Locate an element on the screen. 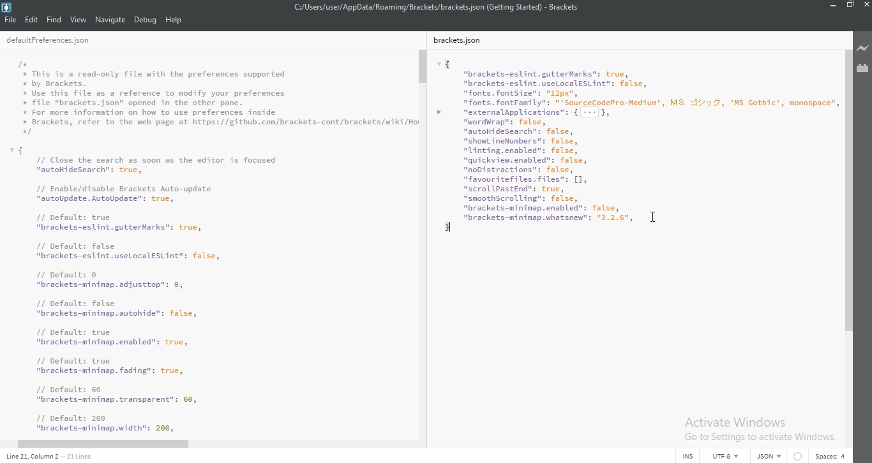 The image size is (872, 463). scroll bar is located at coordinates (111, 445).